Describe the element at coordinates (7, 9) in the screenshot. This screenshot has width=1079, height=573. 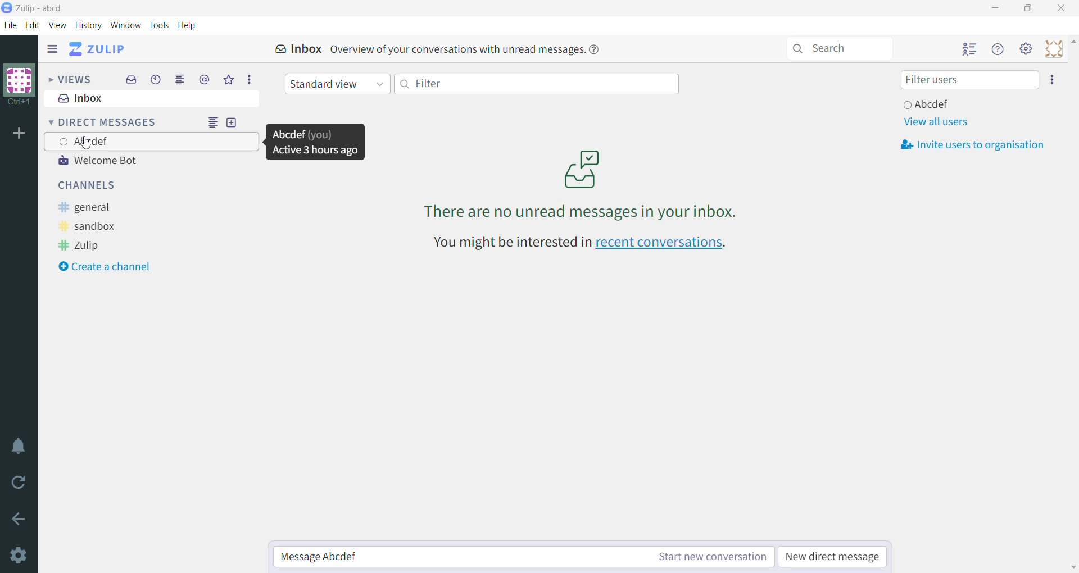
I see `Application Logo` at that location.